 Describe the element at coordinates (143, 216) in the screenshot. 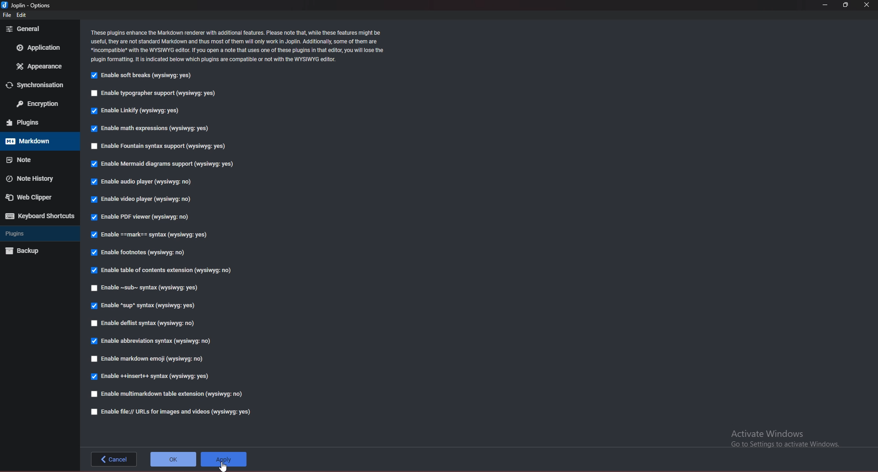

I see `enable pdf viewer` at that location.